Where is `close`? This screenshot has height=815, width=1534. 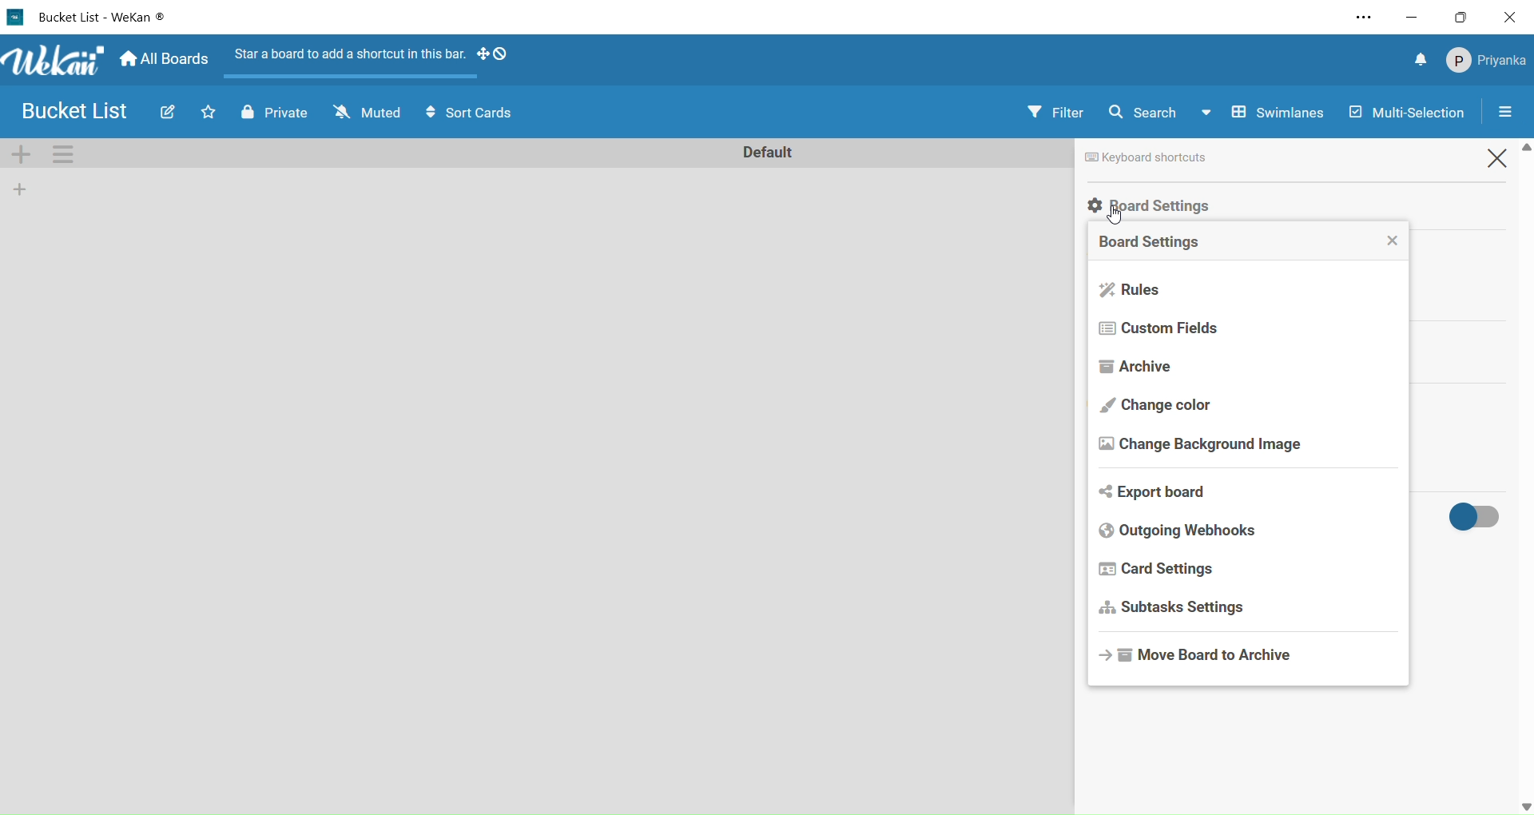 close is located at coordinates (1500, 161).